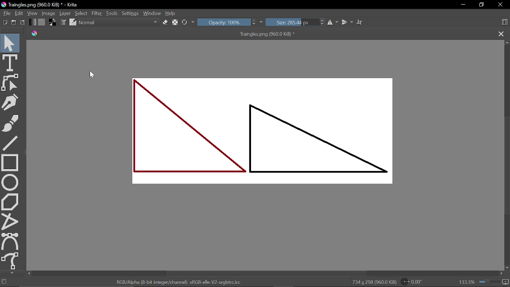 This screenshot has width=510, height=287. What do you see at coordinates (462, 4) in the screenshot?
I see `Minimize` at bounding box center [462, 4].